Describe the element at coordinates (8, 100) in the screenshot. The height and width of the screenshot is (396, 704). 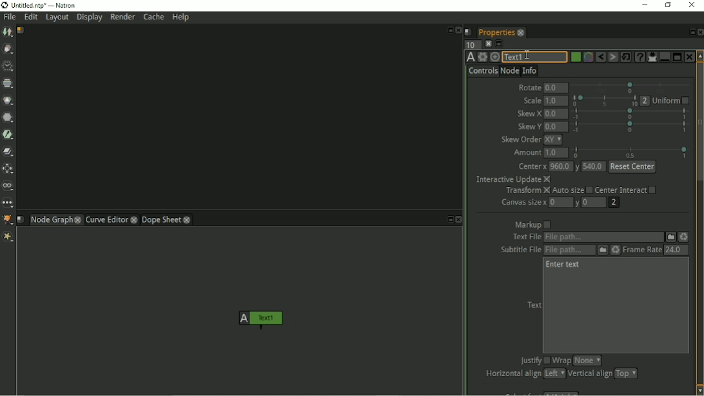
I see `Color` at that location.